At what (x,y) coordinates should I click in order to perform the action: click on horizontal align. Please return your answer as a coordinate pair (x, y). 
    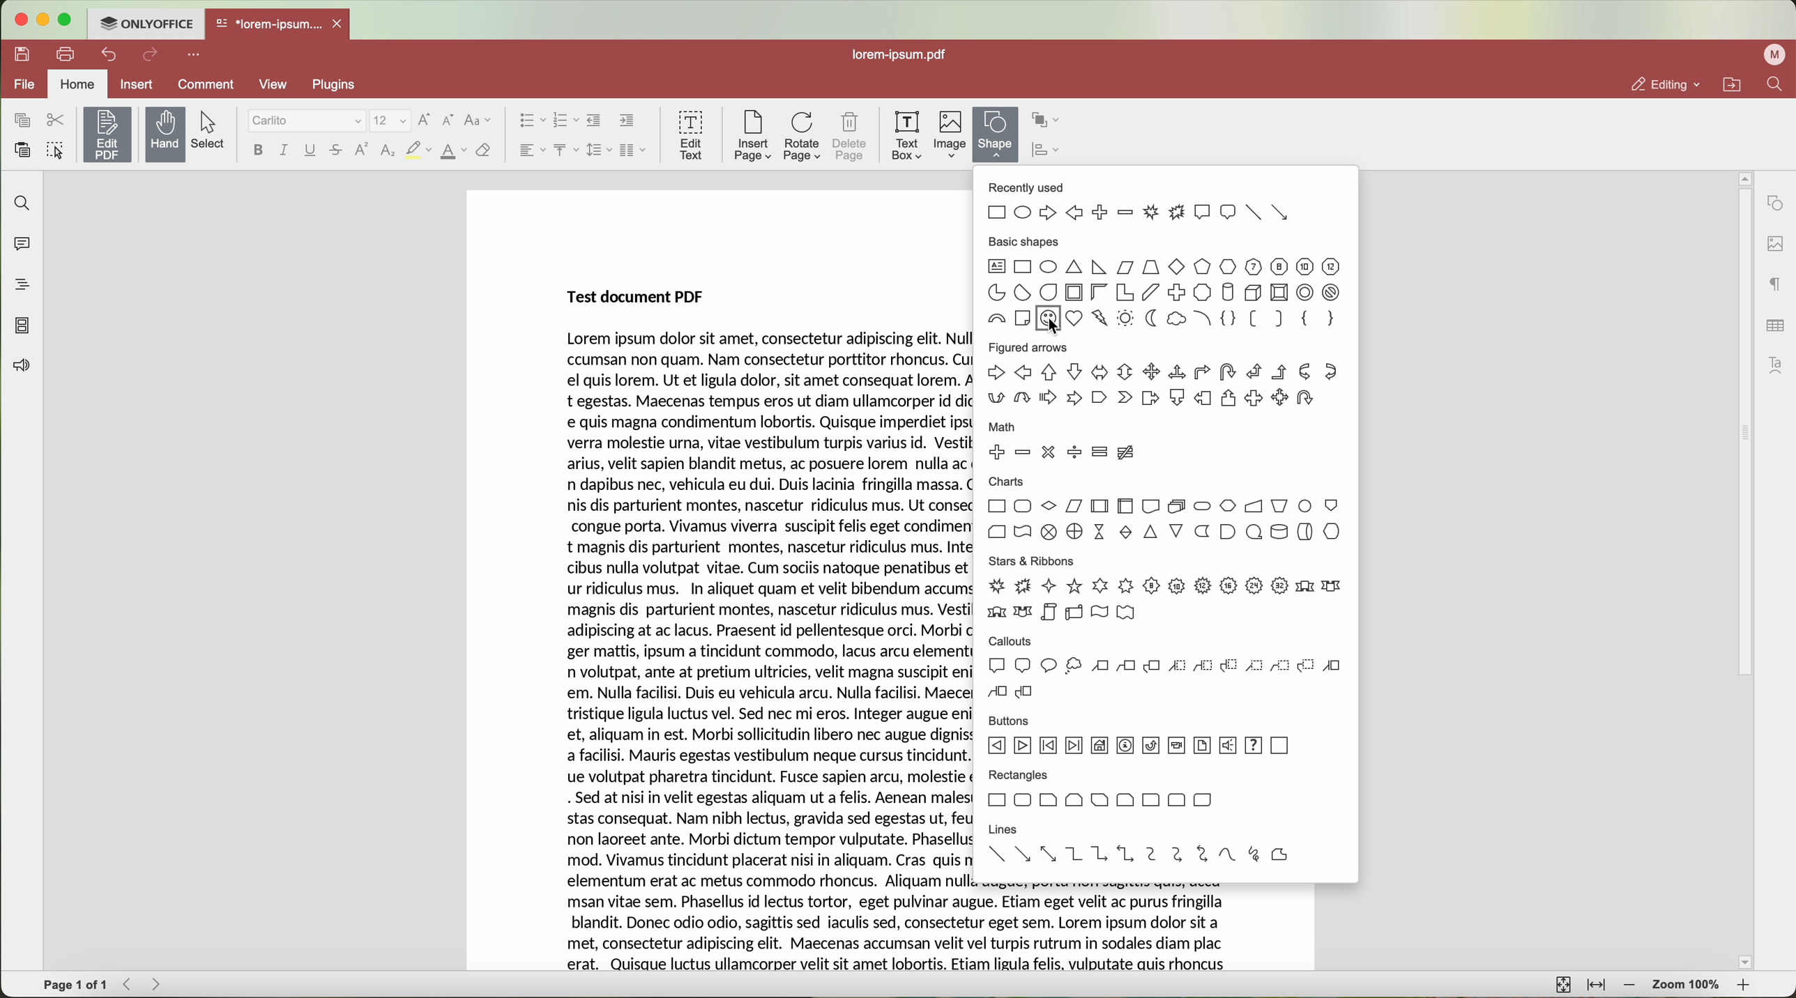
    Looking at the image, I should click on (529, 150).